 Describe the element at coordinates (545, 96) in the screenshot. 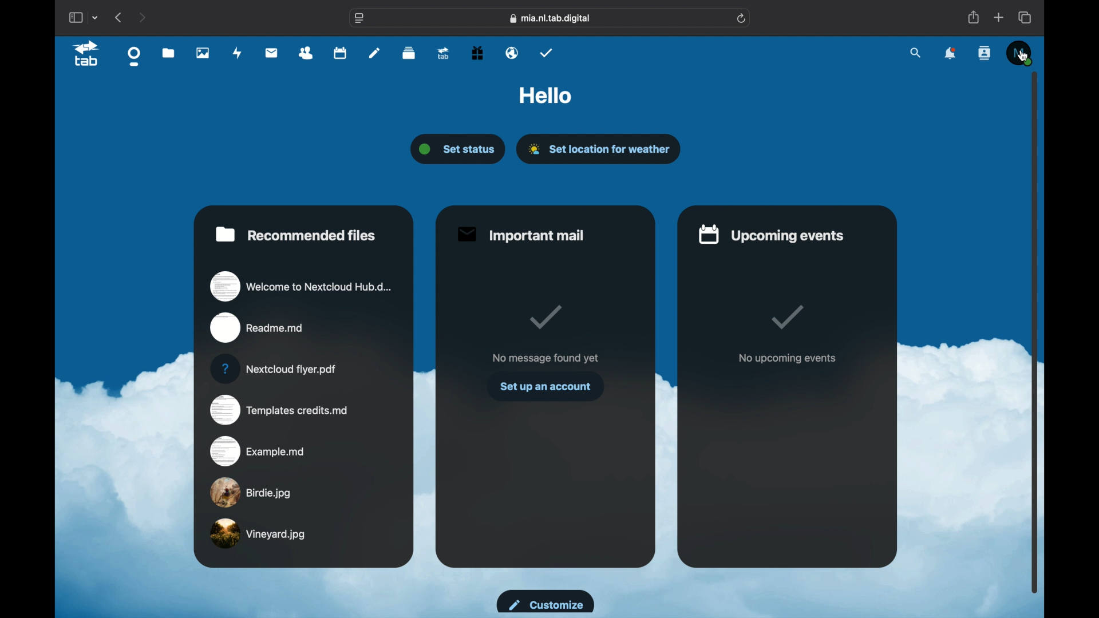

I see `hello` at that location.